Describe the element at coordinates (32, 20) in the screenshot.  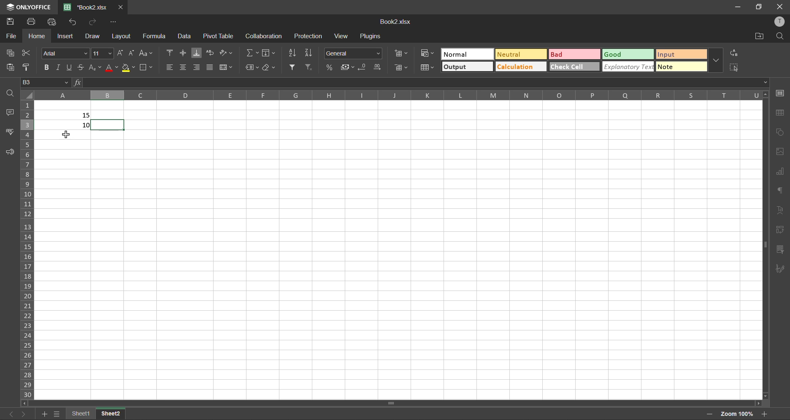
I see `print` at that location.